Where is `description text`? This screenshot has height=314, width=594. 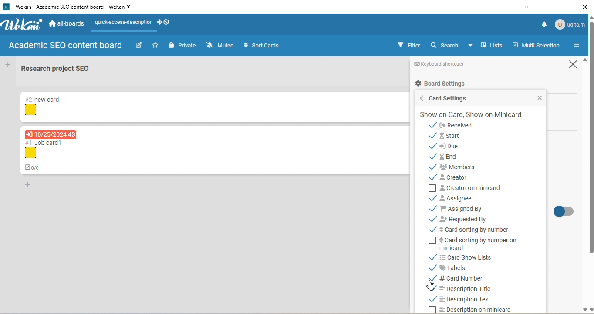 description text is located at coordinates (467, 301).